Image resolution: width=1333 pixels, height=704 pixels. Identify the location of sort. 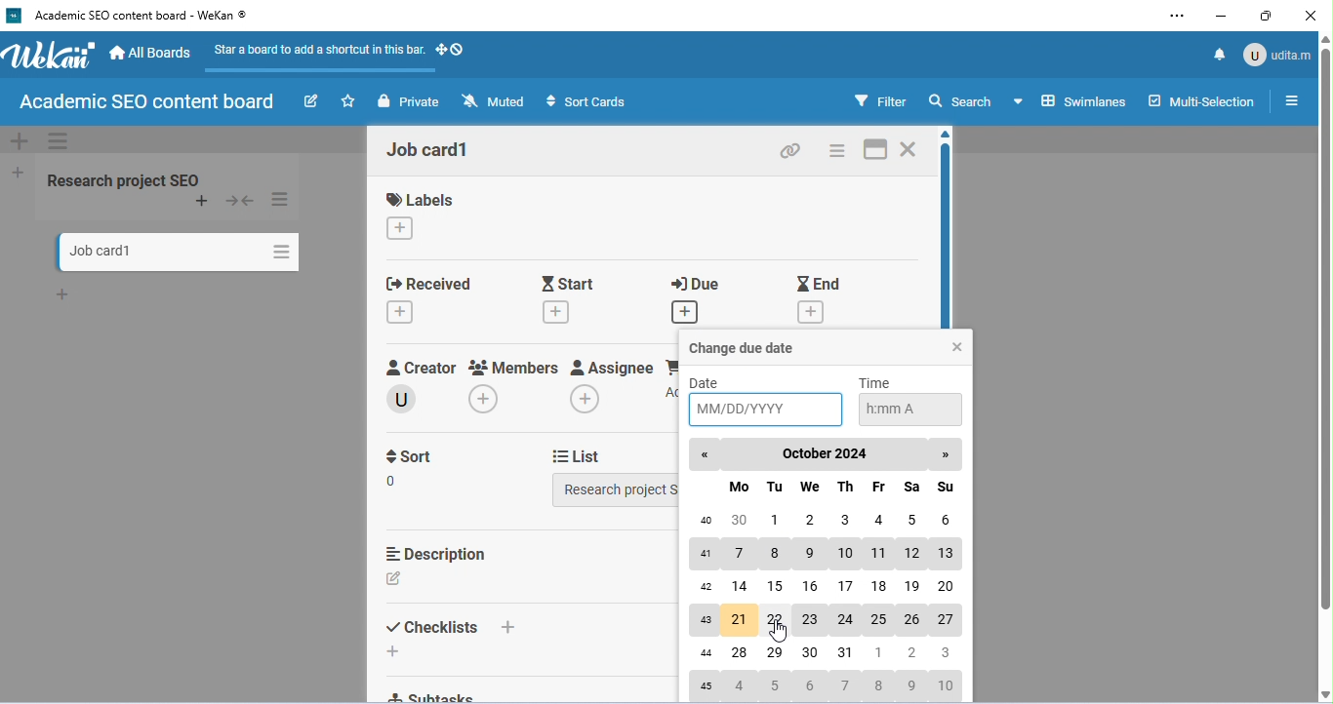
(415, 458).